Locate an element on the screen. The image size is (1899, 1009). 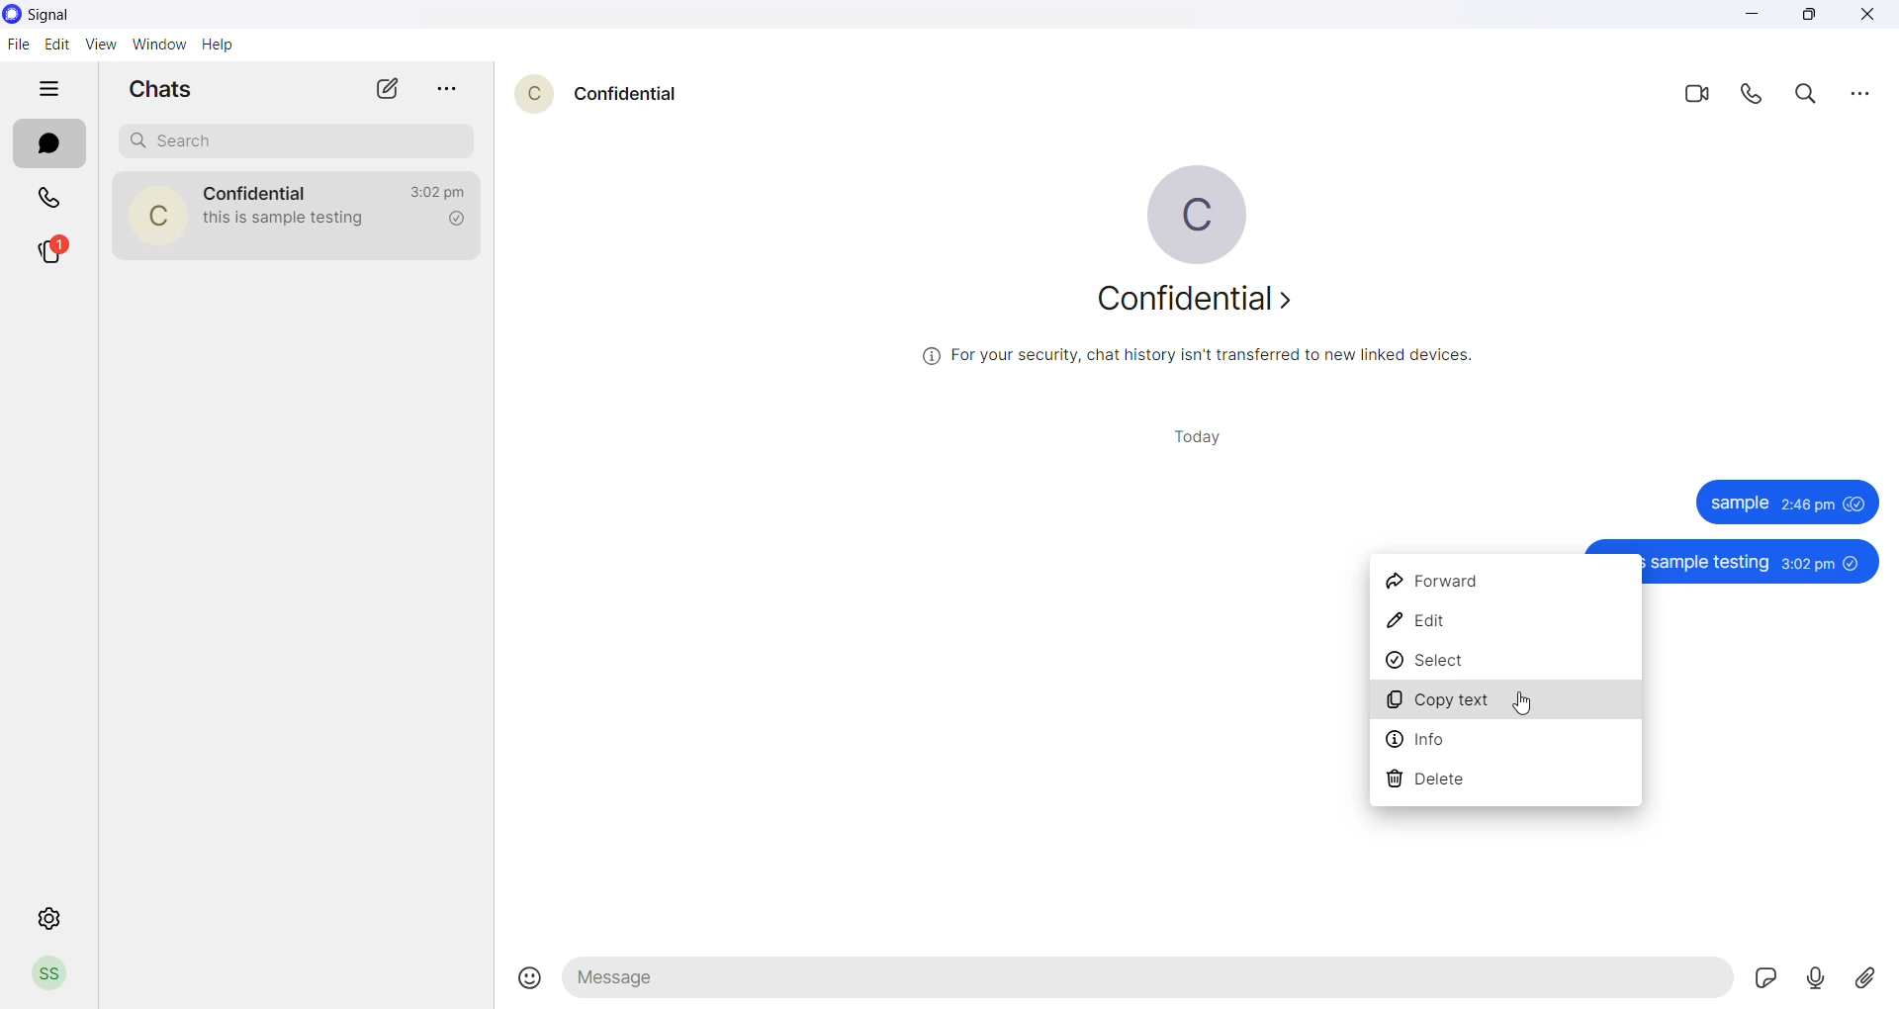
about contact is located at coordinates (1202, 304).